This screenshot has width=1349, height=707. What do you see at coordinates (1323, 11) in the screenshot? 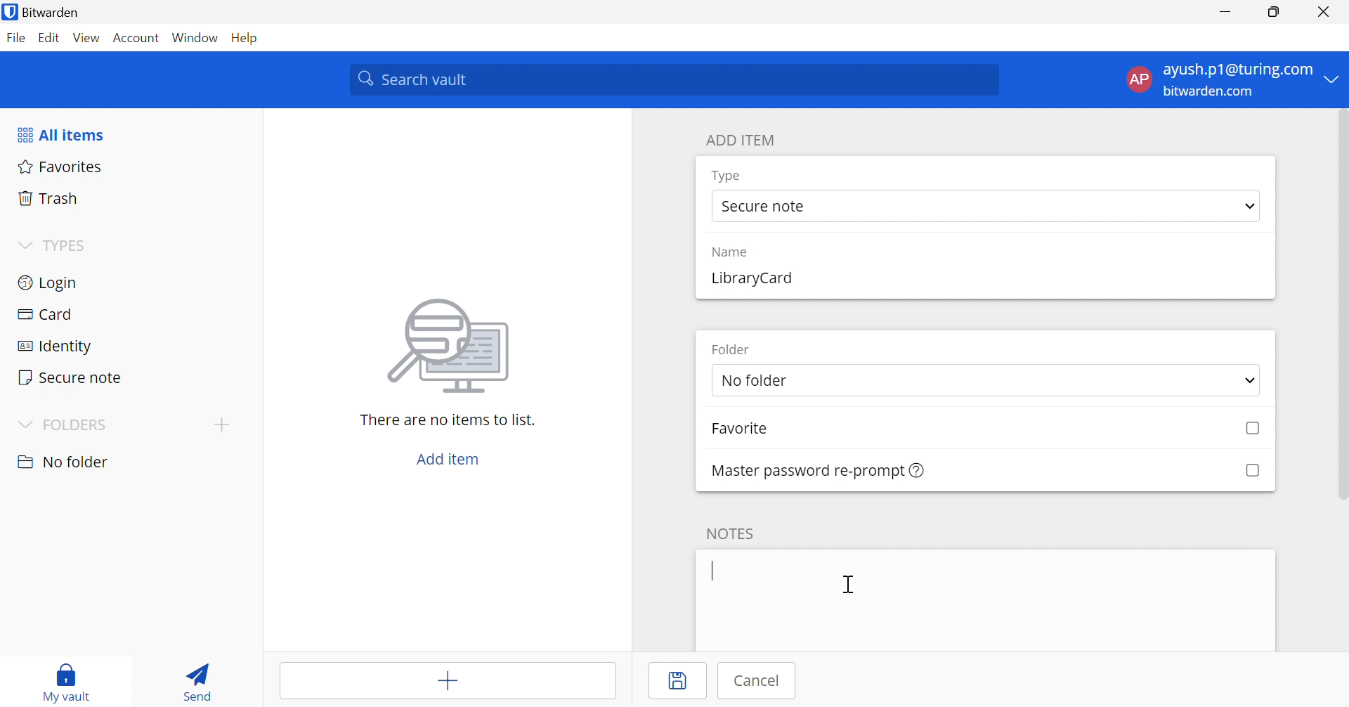
I see `Close` at bounding box center [1323, 11].